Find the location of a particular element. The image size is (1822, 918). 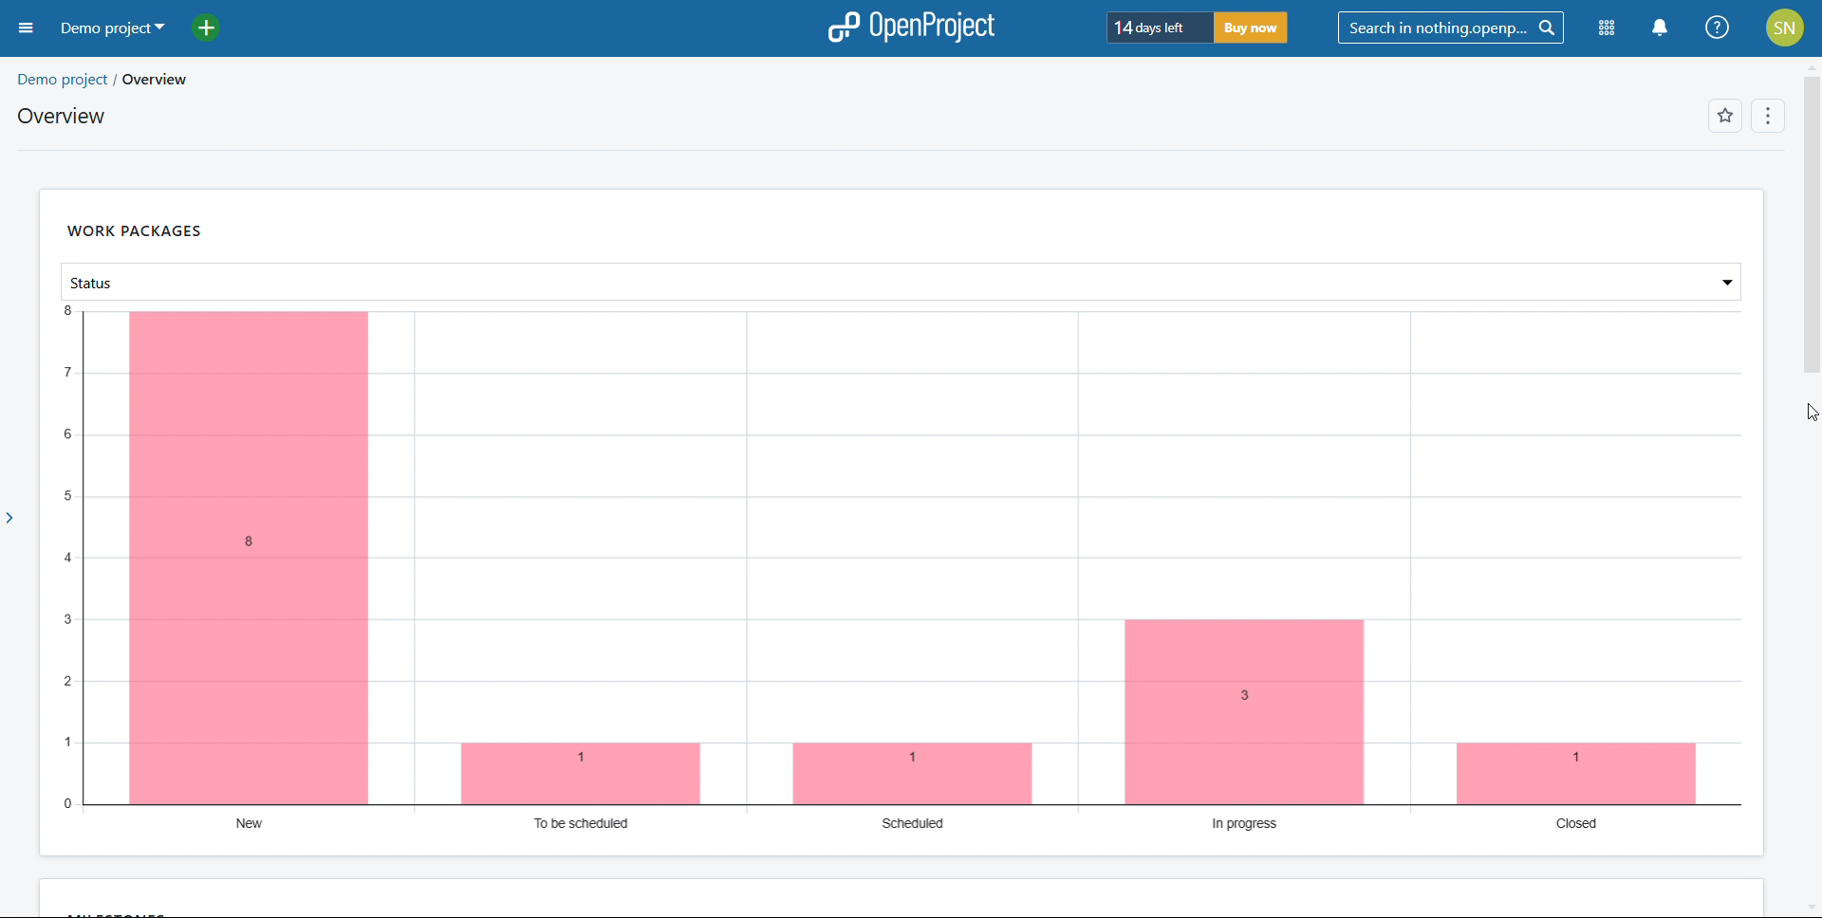

buy now is located at coordinates (1252, 28).